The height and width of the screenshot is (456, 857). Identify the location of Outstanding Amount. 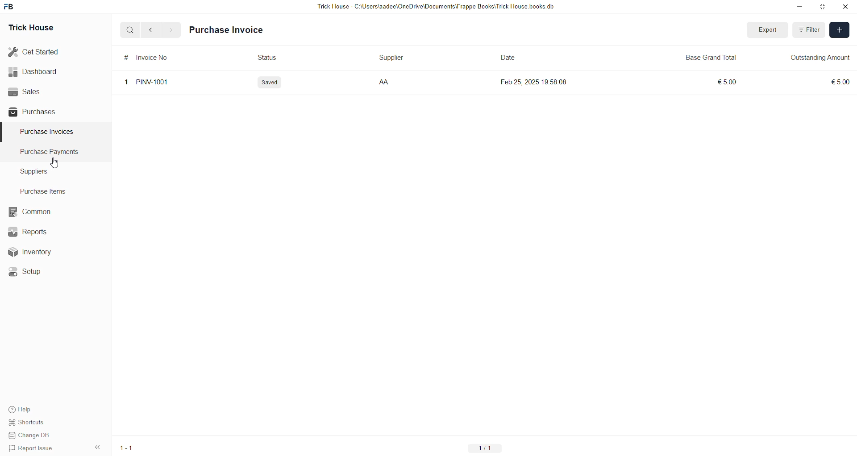
(821, 58).